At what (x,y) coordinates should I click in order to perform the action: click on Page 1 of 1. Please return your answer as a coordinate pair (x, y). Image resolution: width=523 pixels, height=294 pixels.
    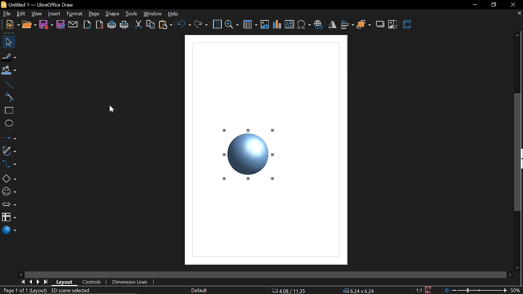
    Looking at the image, I should click on (14, 290).